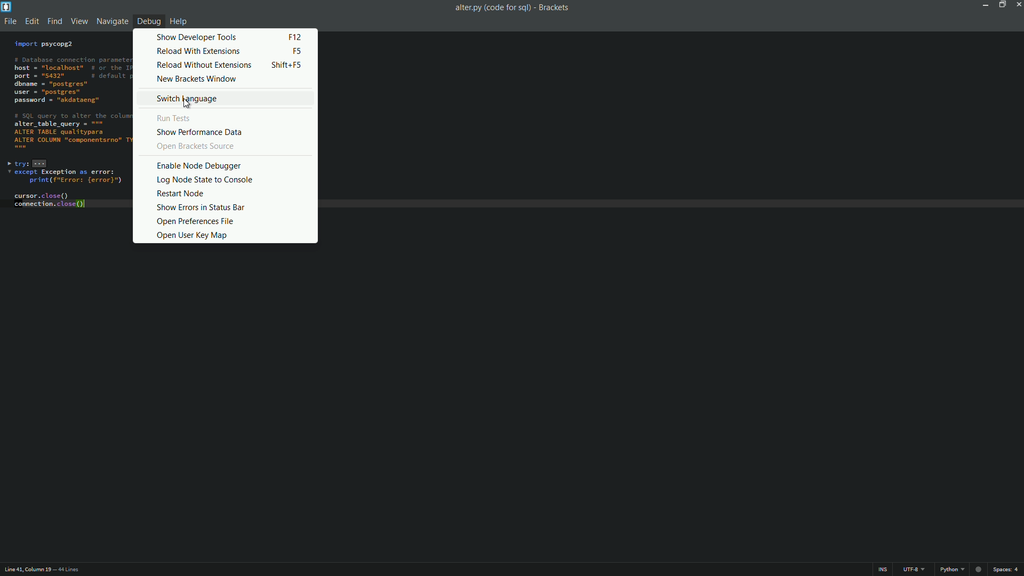 The height and width of the screenshot is (576, 1024). Describe the element at coordinates (199, 78) in the screenshot. I see `New brackets window` at that location.